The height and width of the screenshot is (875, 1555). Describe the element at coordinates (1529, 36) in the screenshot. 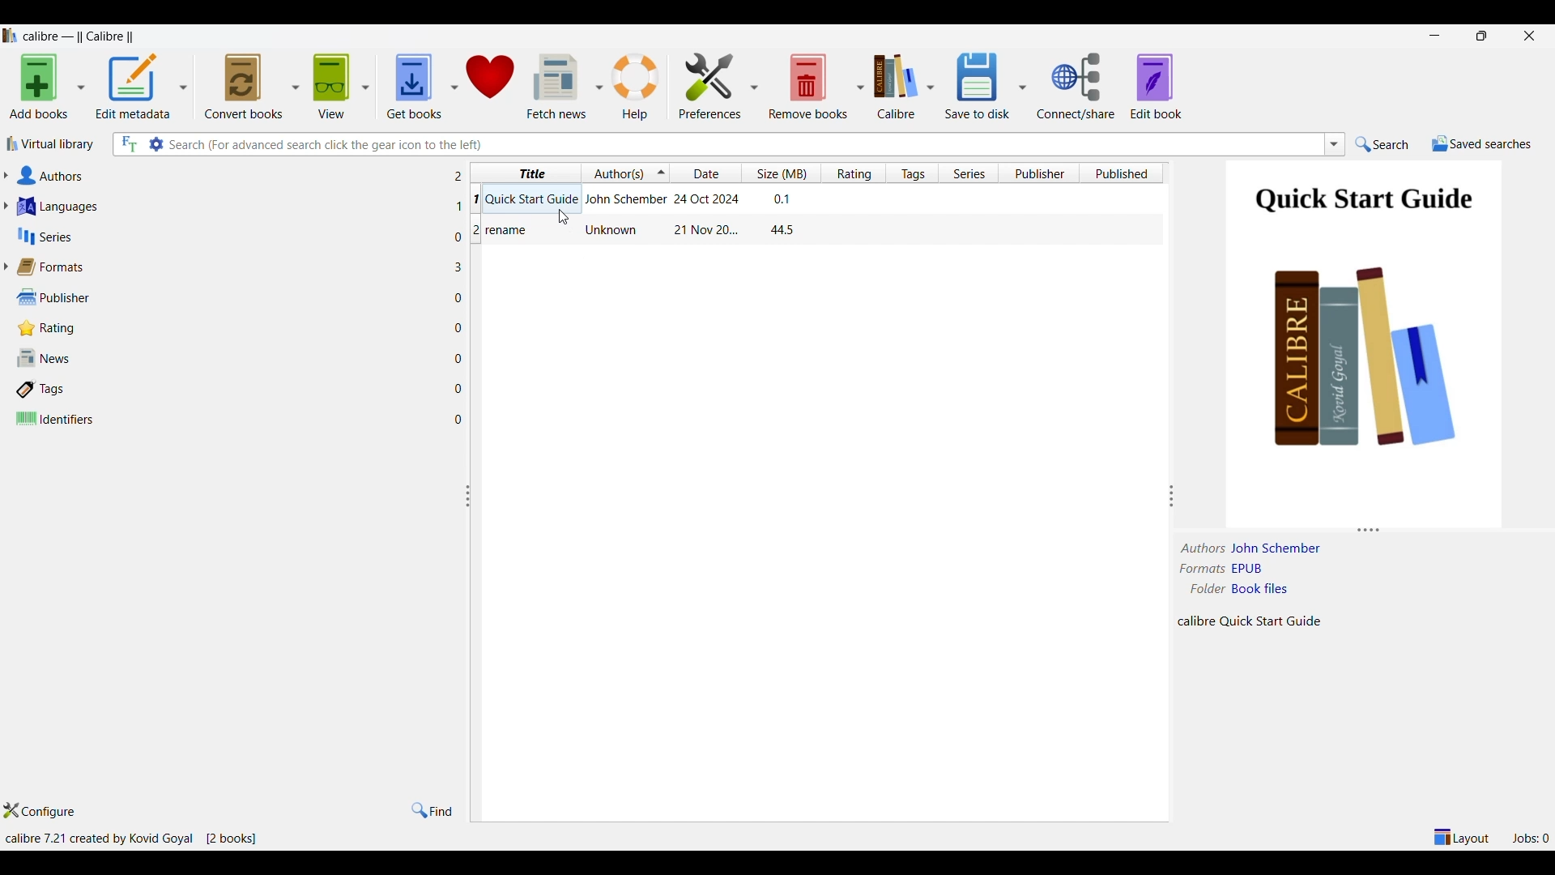

I see `Close interface` at that location.